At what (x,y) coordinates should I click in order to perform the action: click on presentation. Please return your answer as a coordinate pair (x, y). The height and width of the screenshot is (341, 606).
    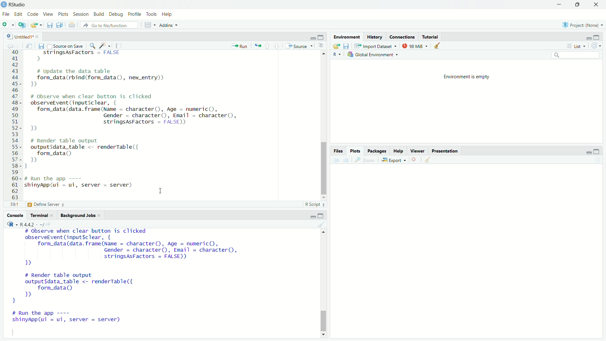
    Looking at the image, I should click on (445, 151).